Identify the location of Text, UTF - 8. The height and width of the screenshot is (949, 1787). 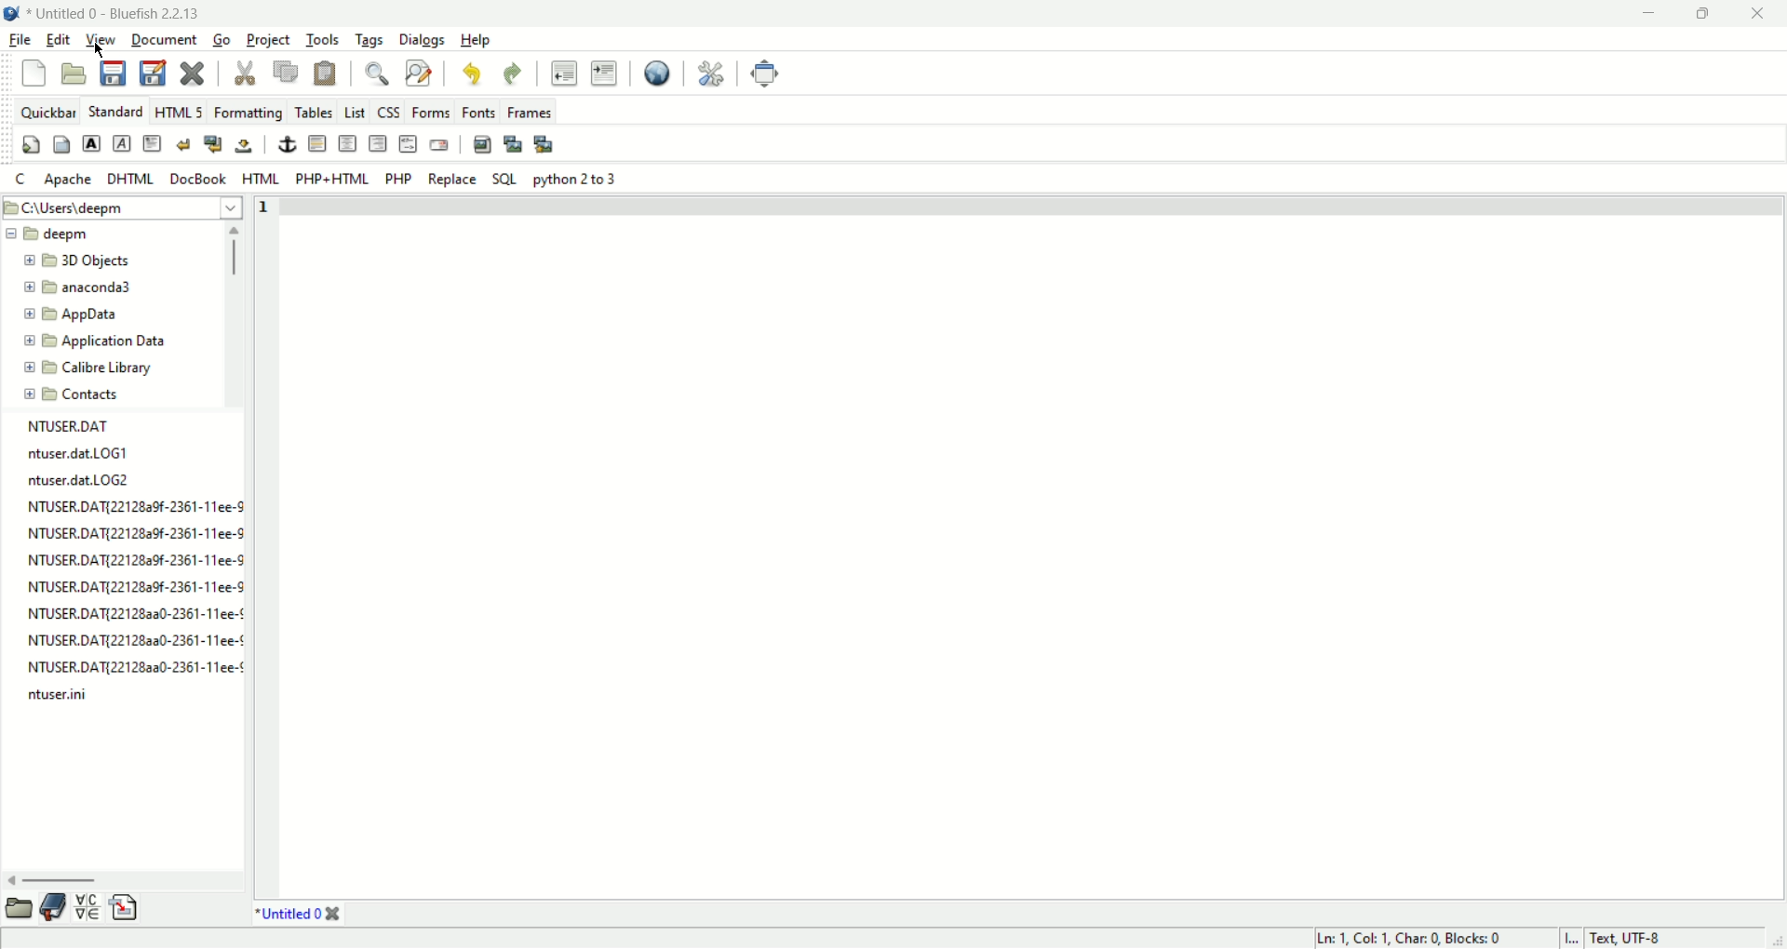
(1632, 939).